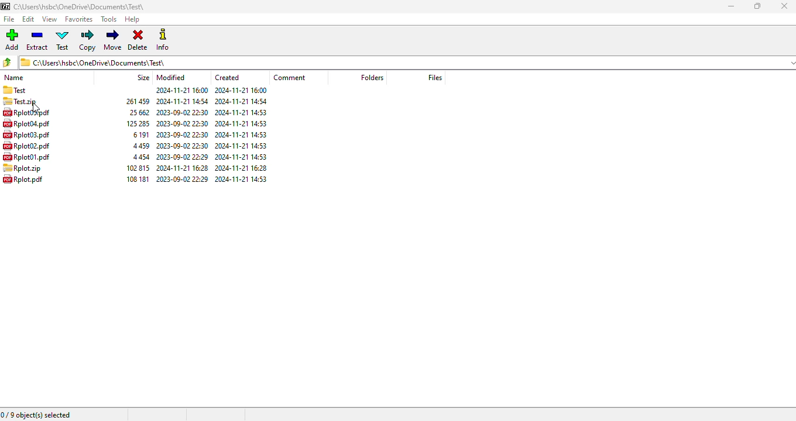 The width and height of the screenshot is (796, 421). What do you see at coordinates (137, 178) in the screenshot?
I see `size` at bounding box center [137, 178].